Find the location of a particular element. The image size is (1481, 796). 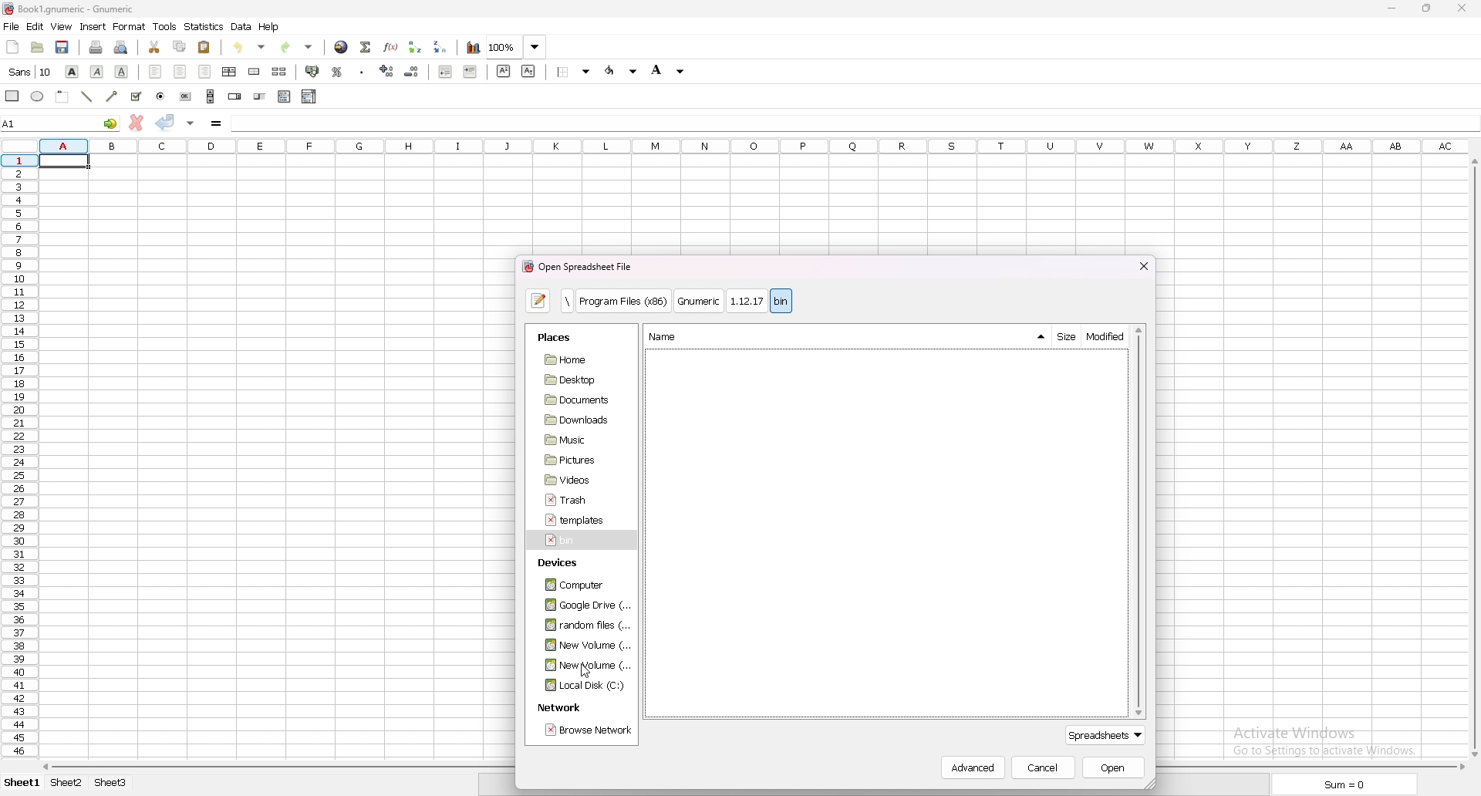

cut is located at coordinates (154, 48).